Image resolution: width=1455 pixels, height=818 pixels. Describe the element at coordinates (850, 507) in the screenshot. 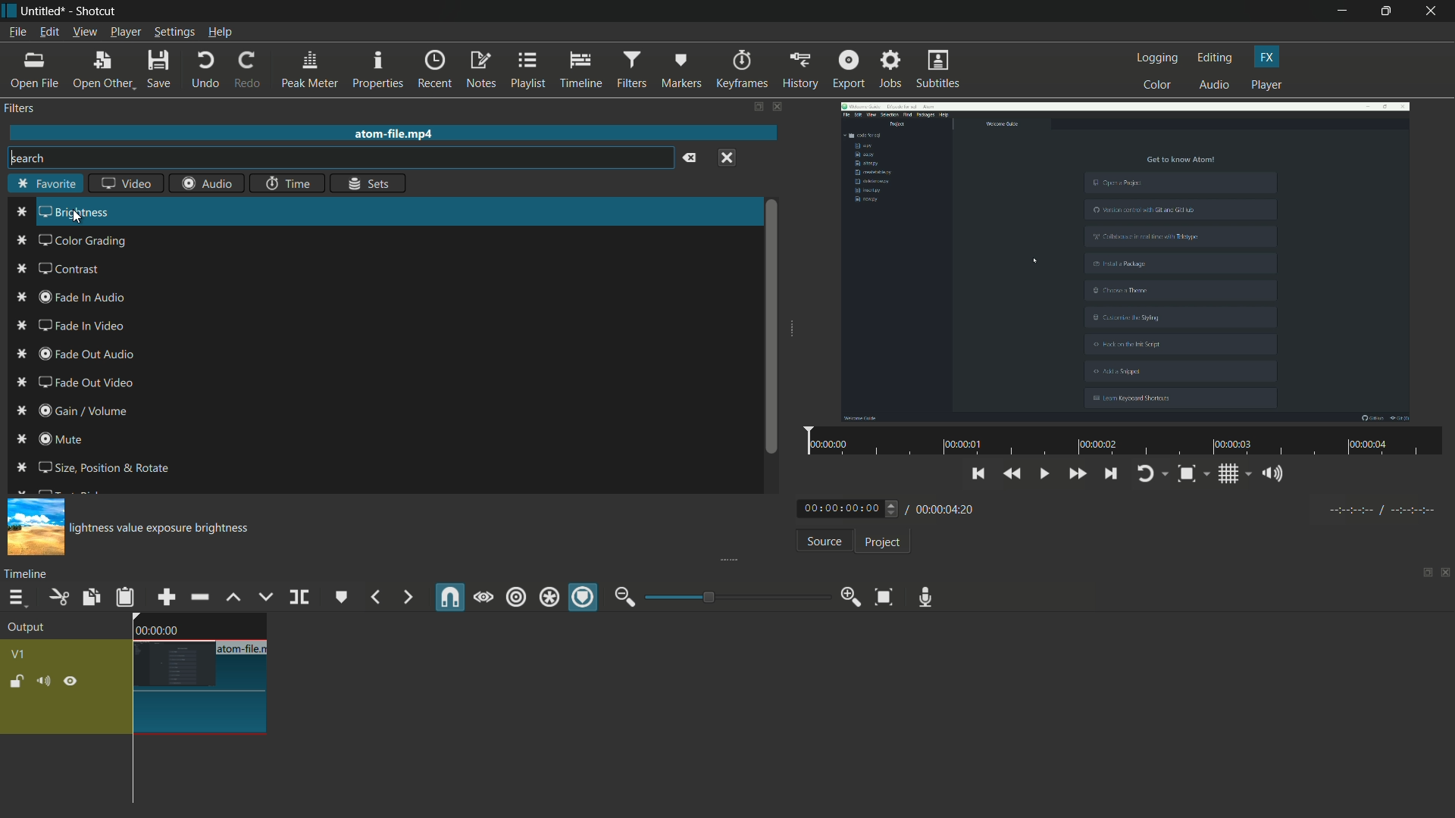

I see `00:00:00:00 (current time)` at that location.